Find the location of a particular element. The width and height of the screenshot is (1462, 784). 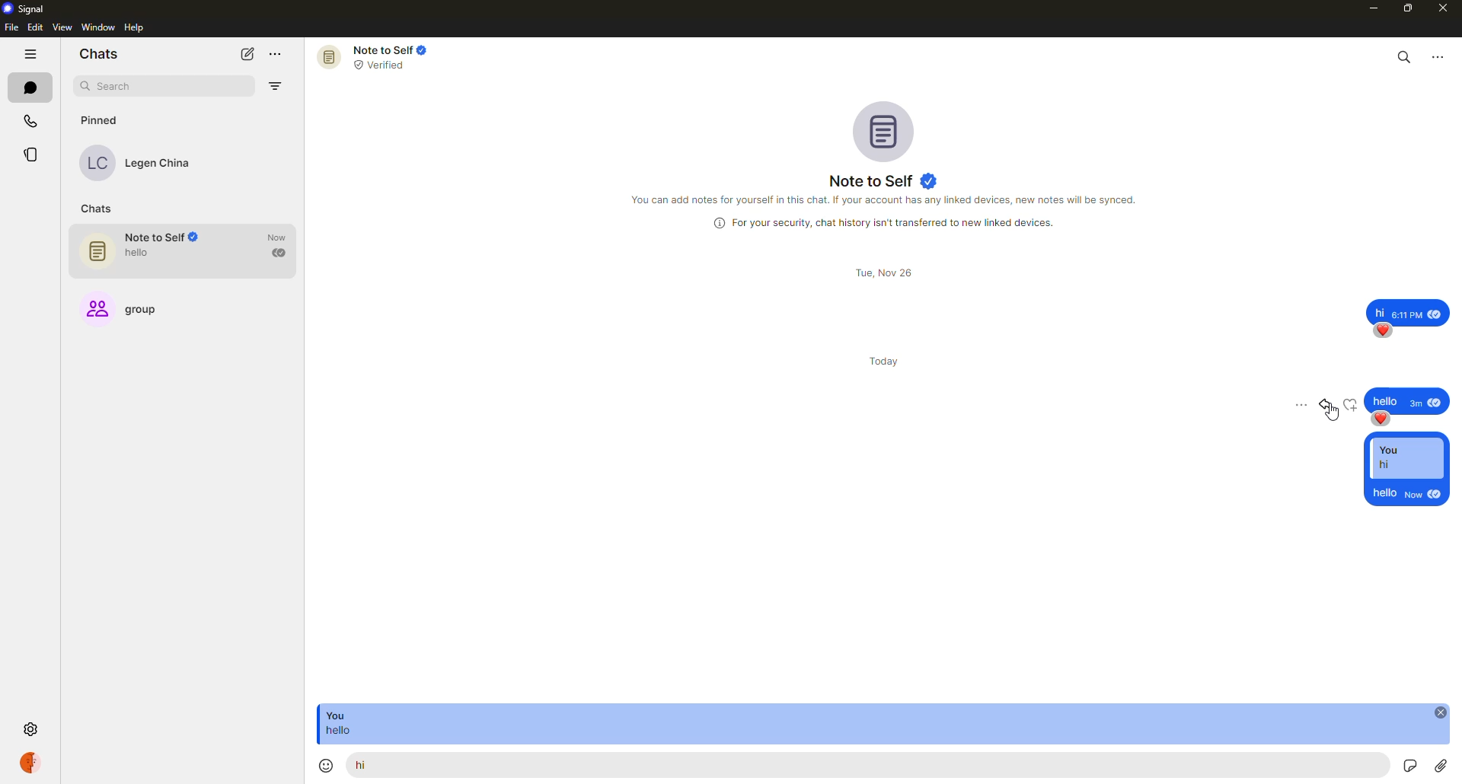

chats is located at coordinates (30, 88).